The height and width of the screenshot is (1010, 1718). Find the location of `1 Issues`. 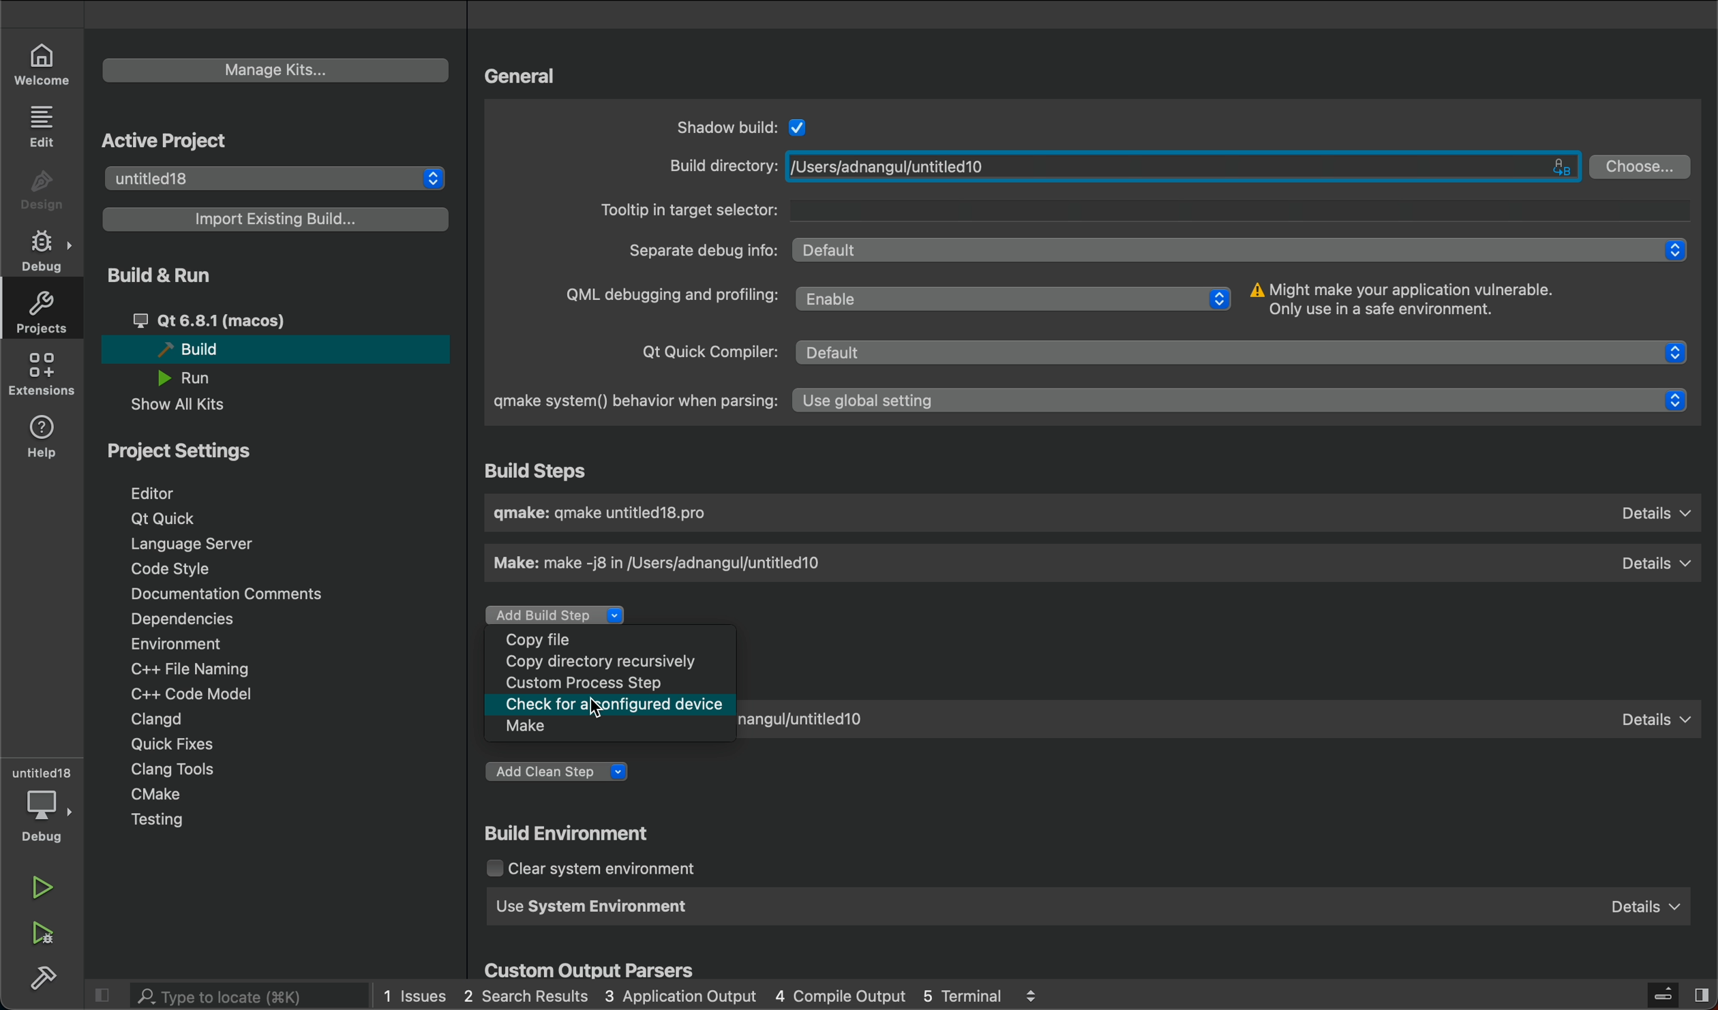

1 Issues is located at coordinates (413, 993).